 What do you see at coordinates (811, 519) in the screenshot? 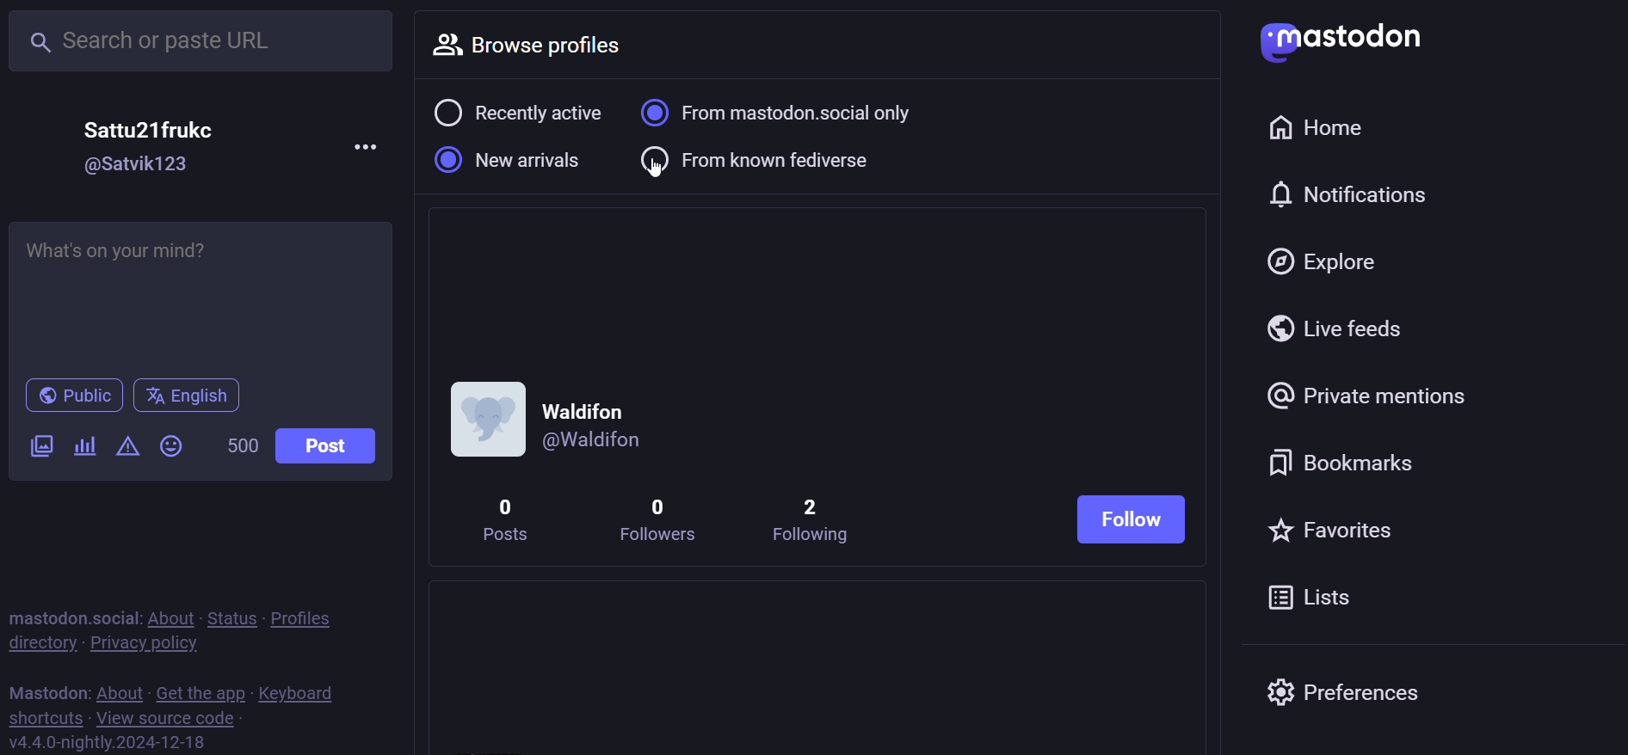
I see `2 following` at bounding box center [811, 519].